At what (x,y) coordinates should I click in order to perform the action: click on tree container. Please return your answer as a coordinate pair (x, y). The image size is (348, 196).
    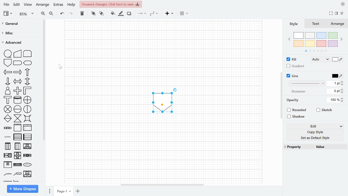
    Looking at the image, I should click on (28, 155).